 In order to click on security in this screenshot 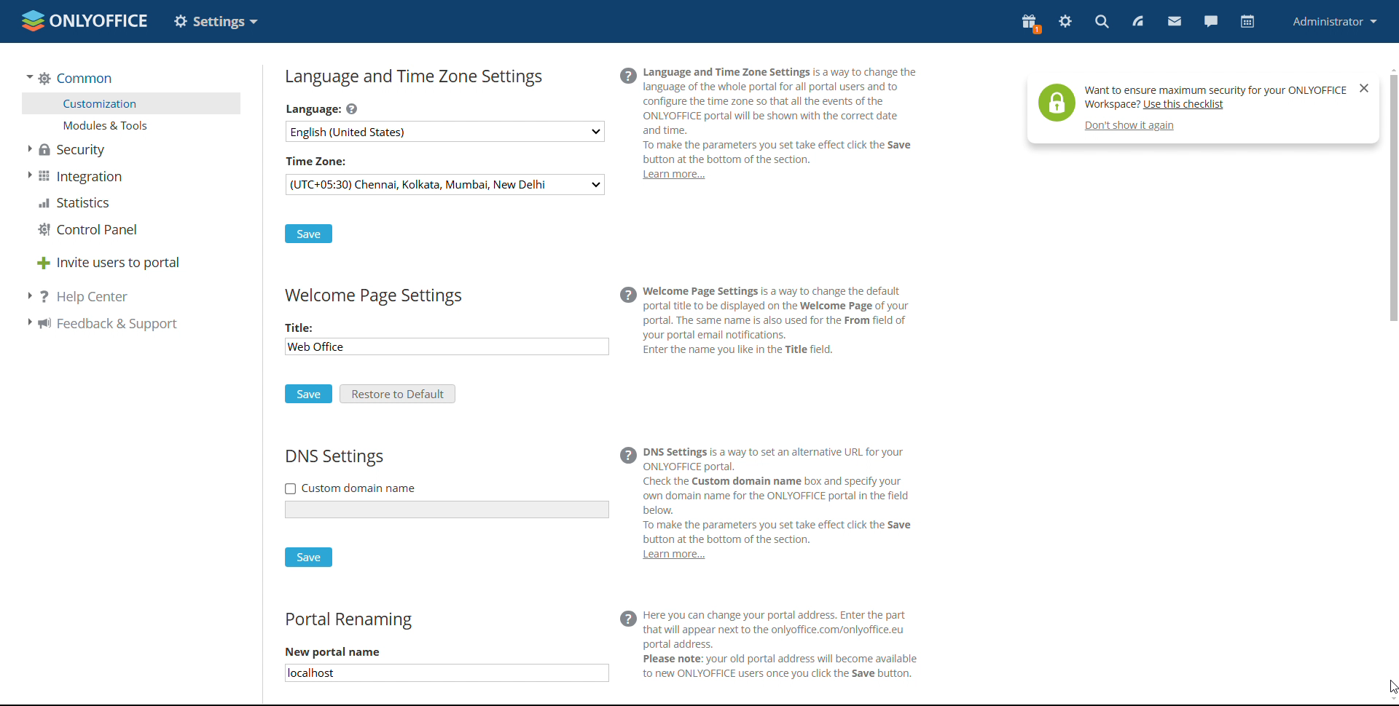, I will do `click(68, 150)`.